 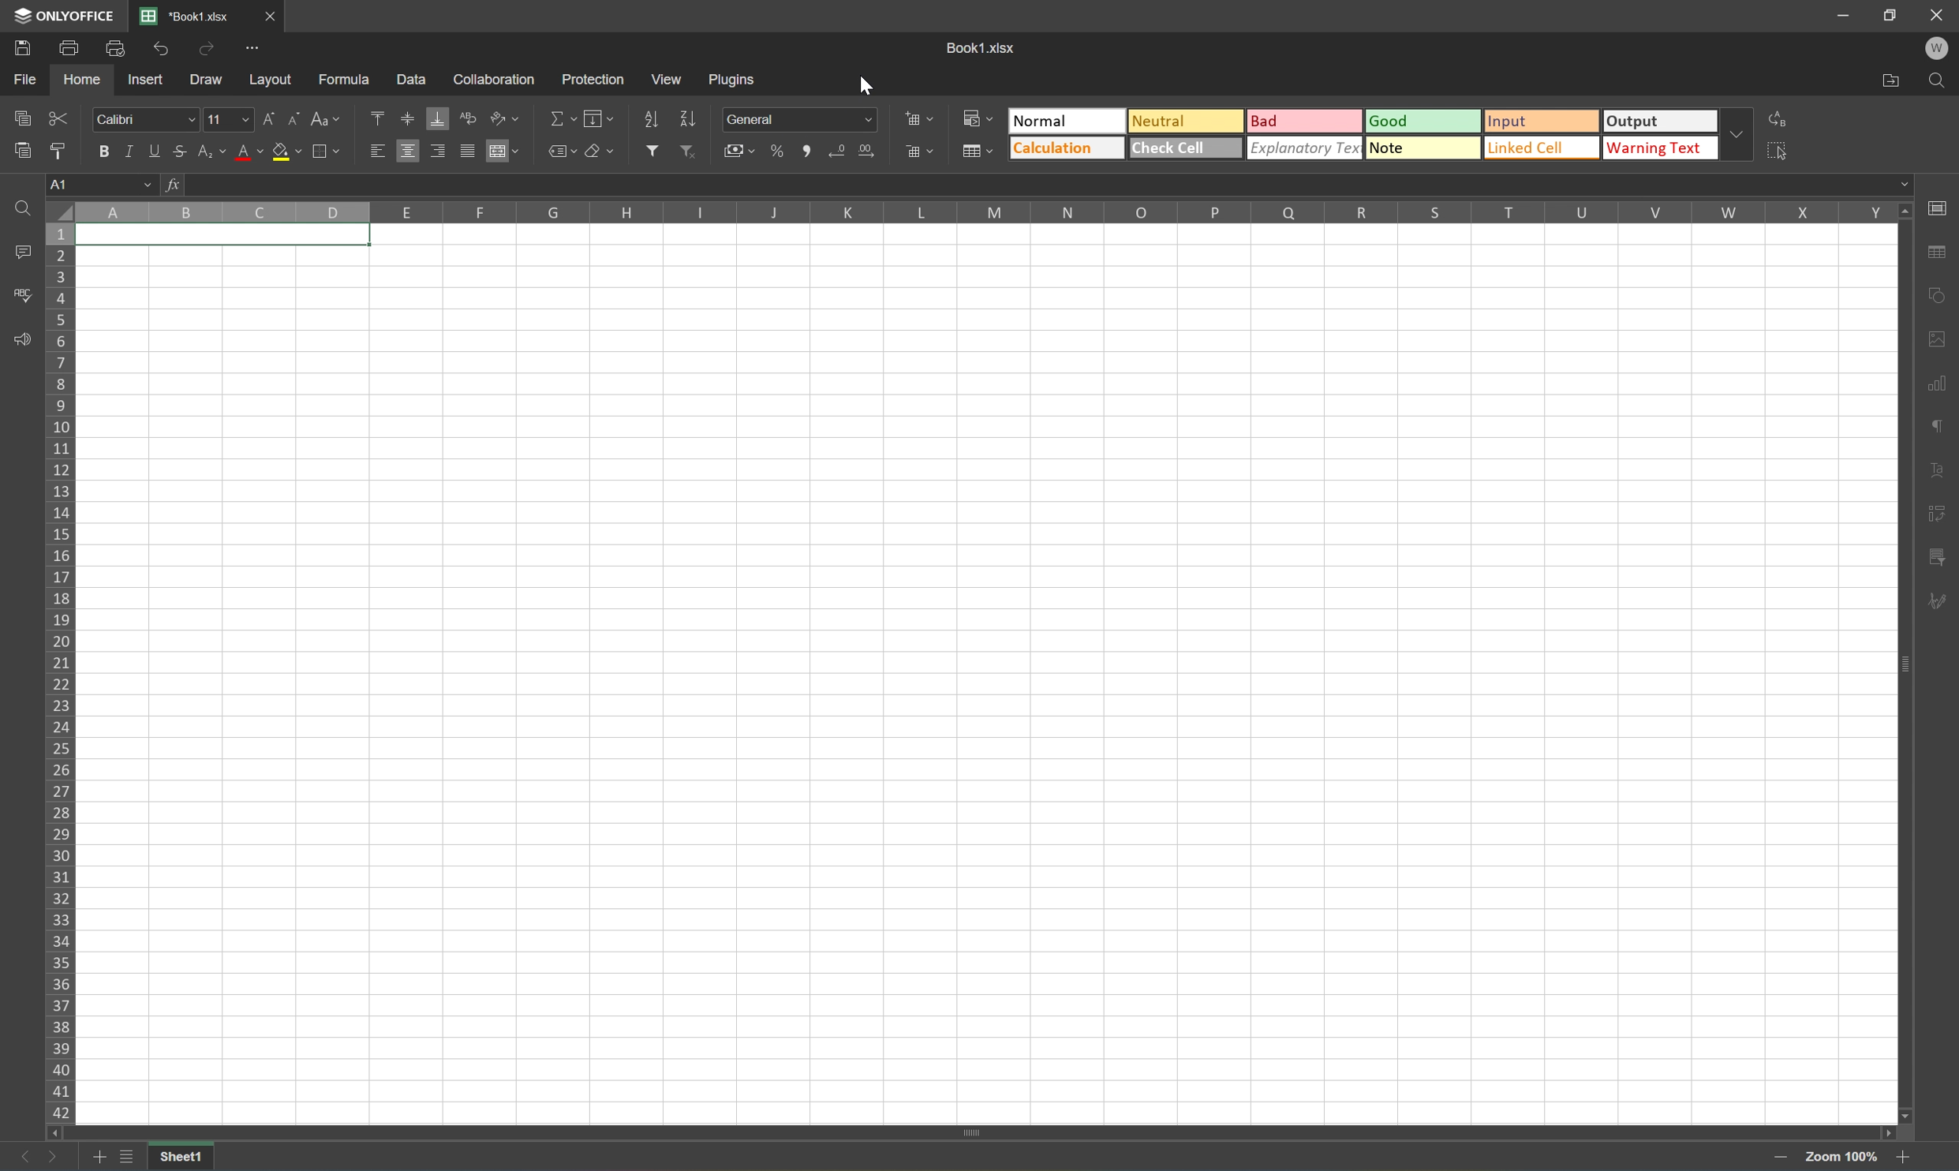 I want to click on Format as table template, so click(x=975, y=149).